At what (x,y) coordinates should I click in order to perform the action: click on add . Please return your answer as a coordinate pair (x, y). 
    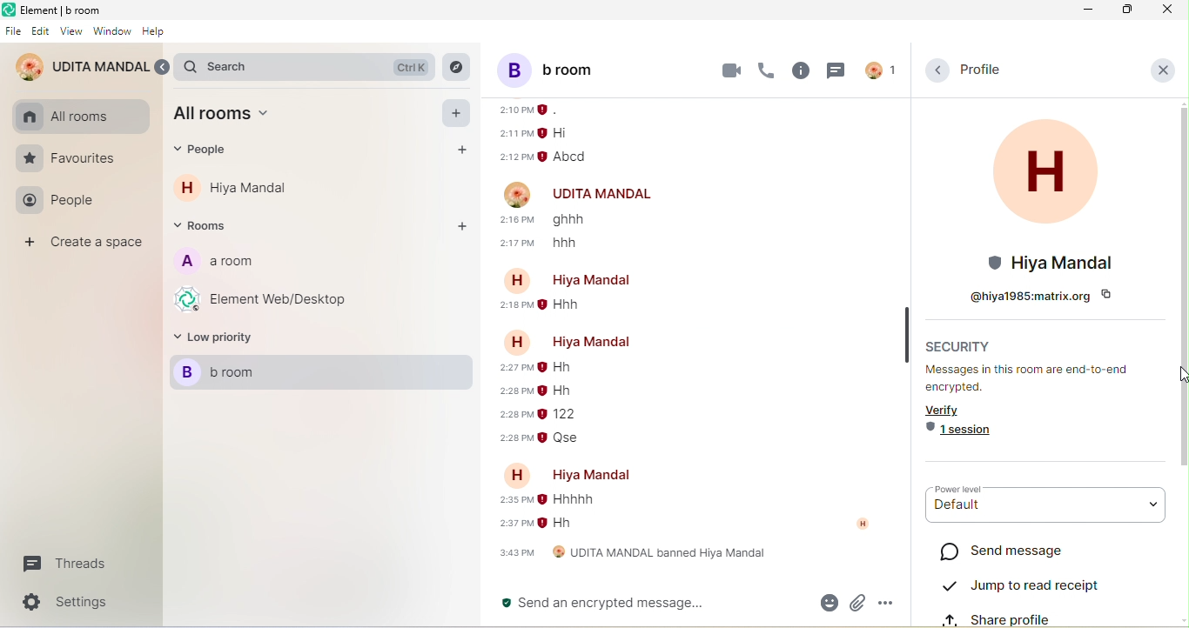
    Looking at the image, I should click on (459, 113).